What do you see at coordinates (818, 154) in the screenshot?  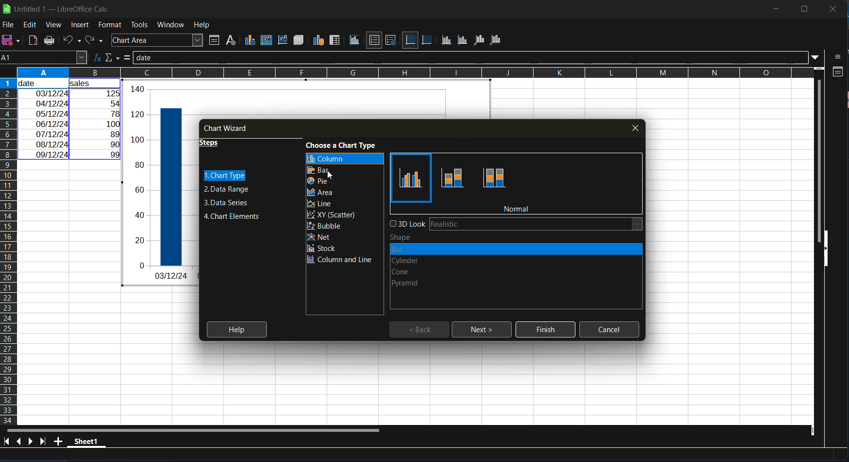 I see `vertical scroll bar` at bounding box center [818, 154].